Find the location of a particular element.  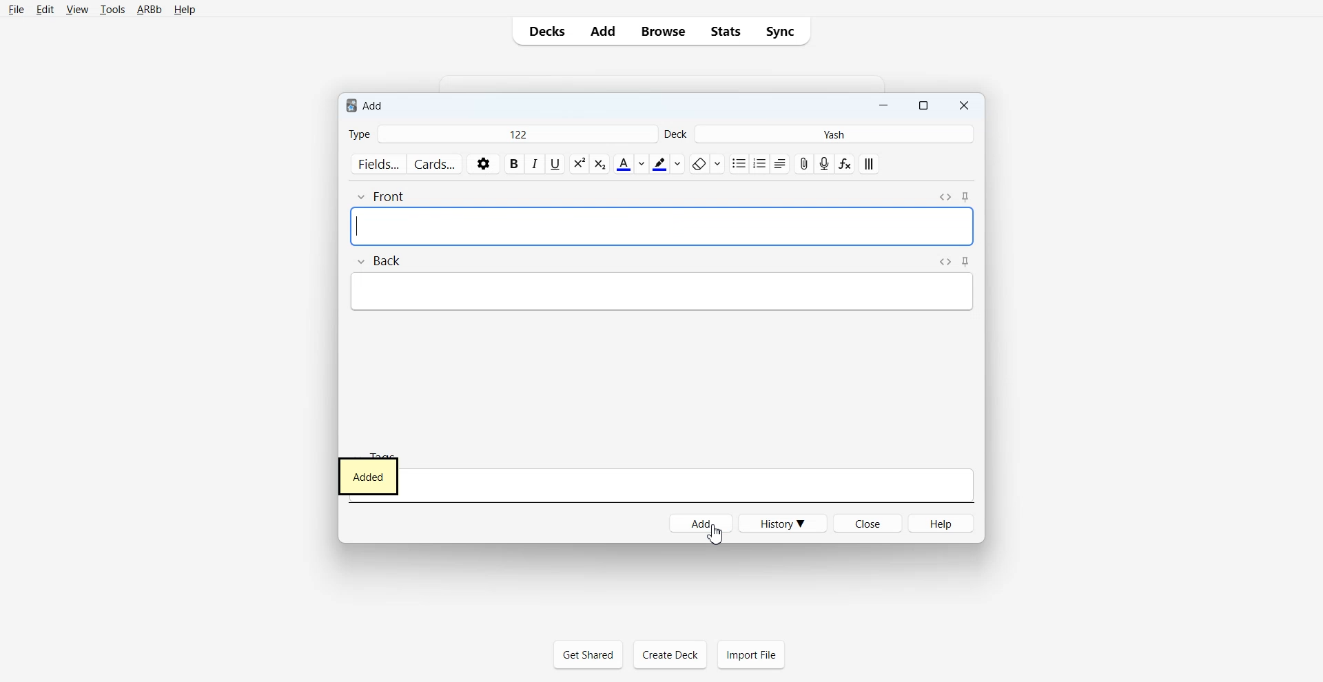

text color is located at coordinates (630, 164).